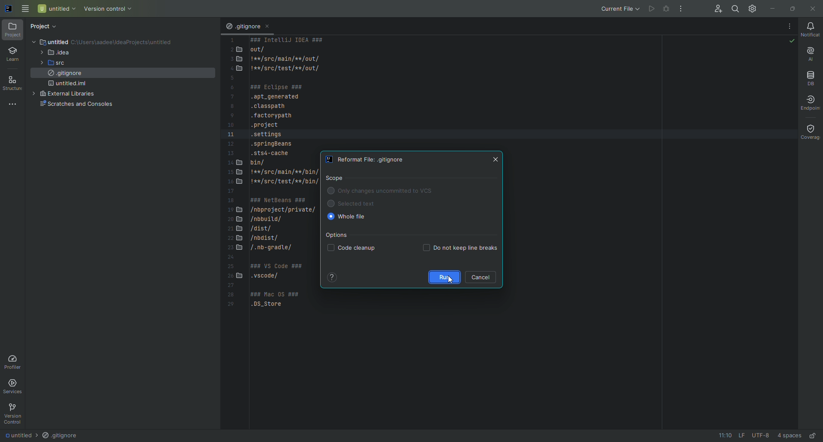  What do you see at coordinates (811, 53) in the screenshot?
I see `AI Assistant` at bounding box center [811, 53].